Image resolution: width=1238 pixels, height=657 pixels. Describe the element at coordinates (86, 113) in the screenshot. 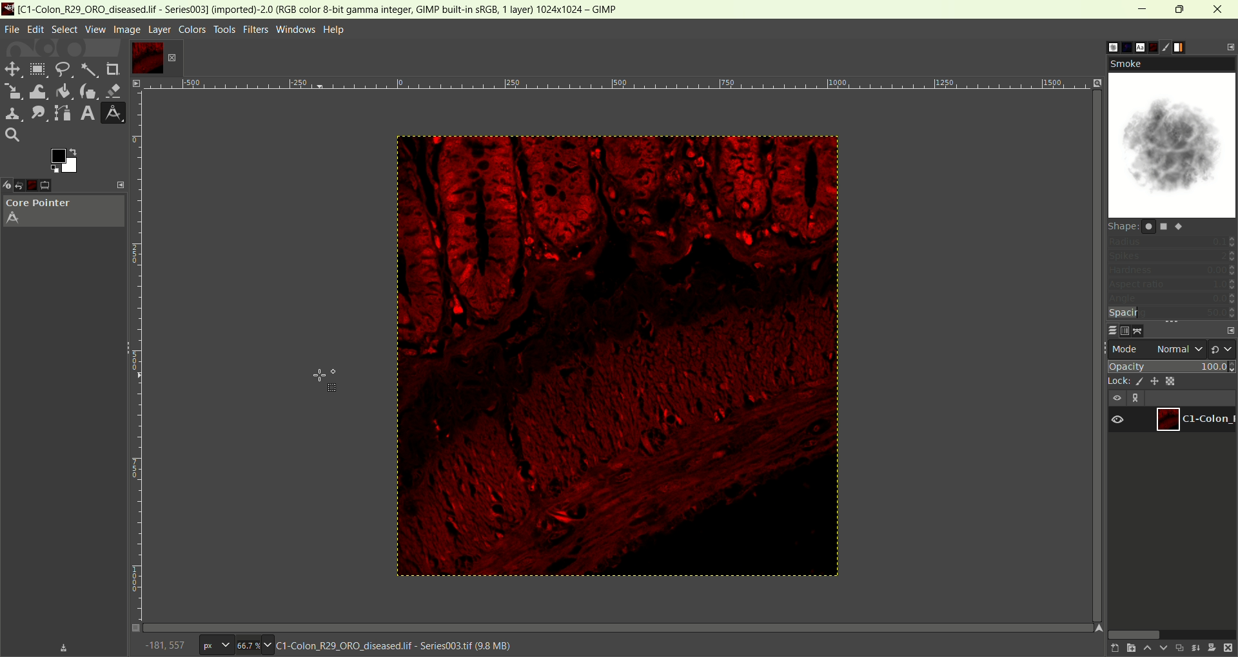

I see `text tool` at that location.